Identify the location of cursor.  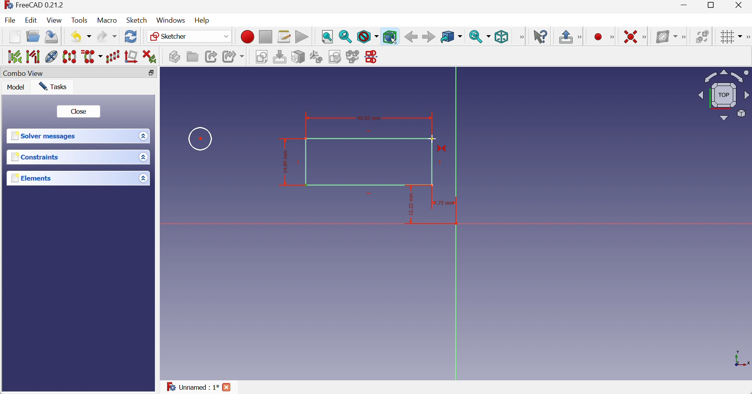
(394, 41).